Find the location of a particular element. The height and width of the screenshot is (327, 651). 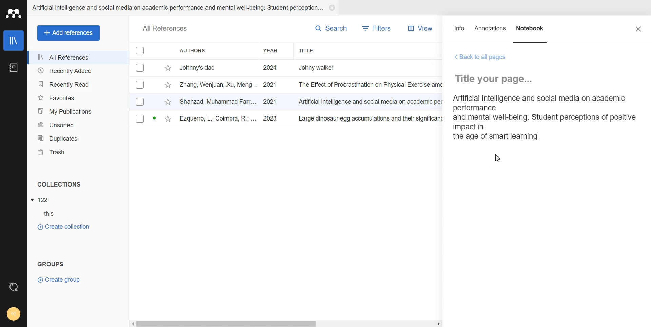

Checkbox is located at coordinates (141, 67).